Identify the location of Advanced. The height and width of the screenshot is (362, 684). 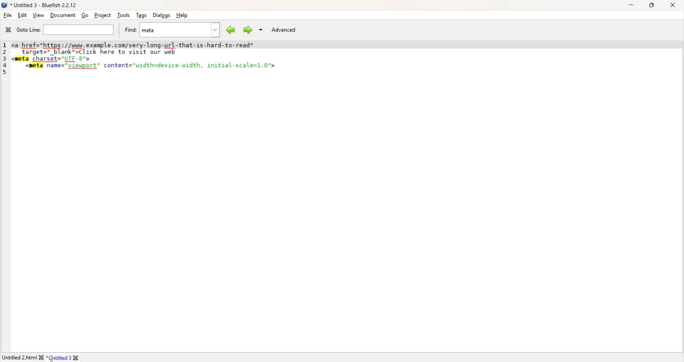
(284, 30).